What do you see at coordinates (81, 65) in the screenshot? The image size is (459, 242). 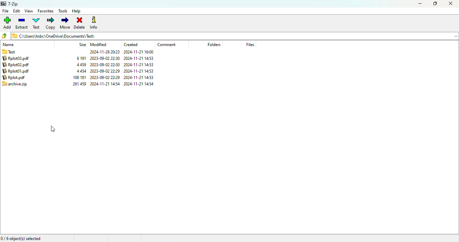 I see `6 191` at bounding box center [81, 65].